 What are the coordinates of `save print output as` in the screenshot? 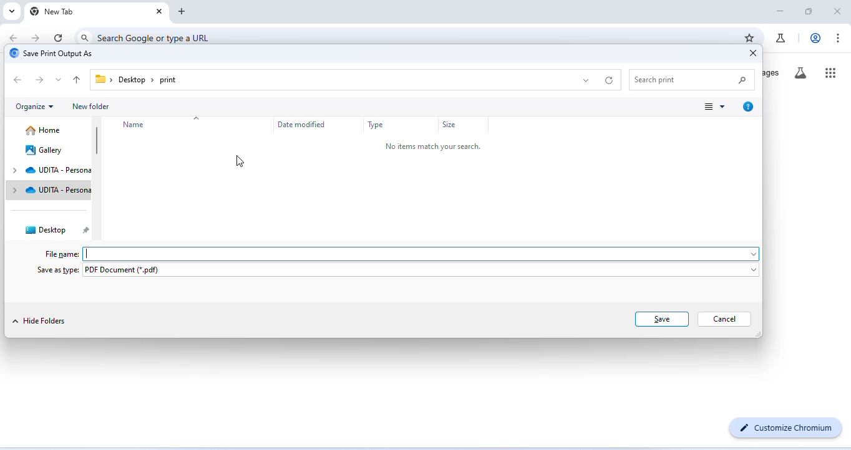 It's located at (51, 54).